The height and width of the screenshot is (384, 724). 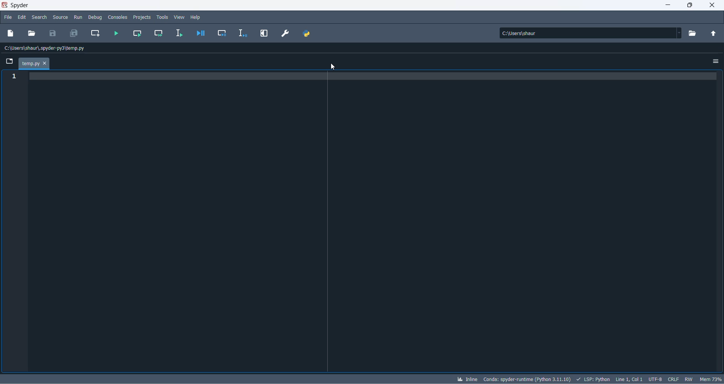 What do you see at coordinates (32, 34) in the screenshot?
I see `open ` at bounding box center [32, 34].